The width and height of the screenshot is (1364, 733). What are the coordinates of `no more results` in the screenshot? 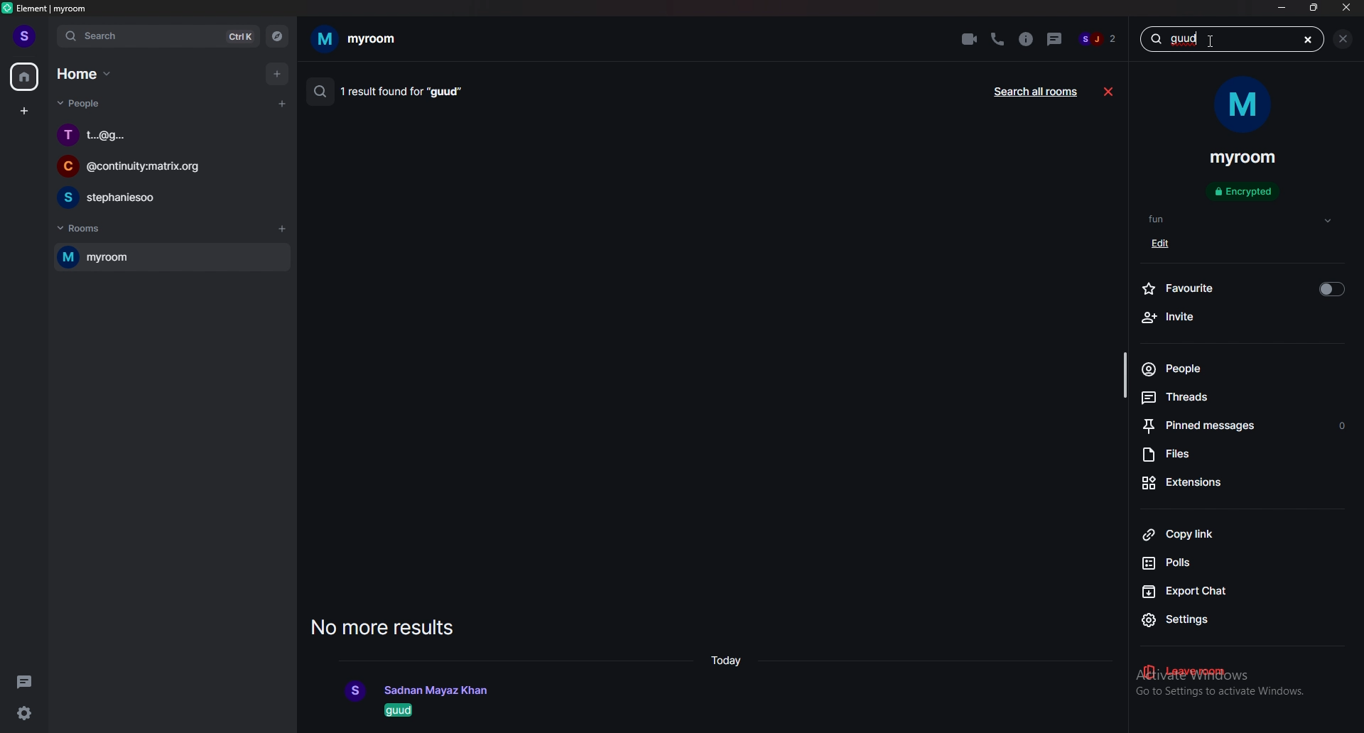 It's located at (390, 626).